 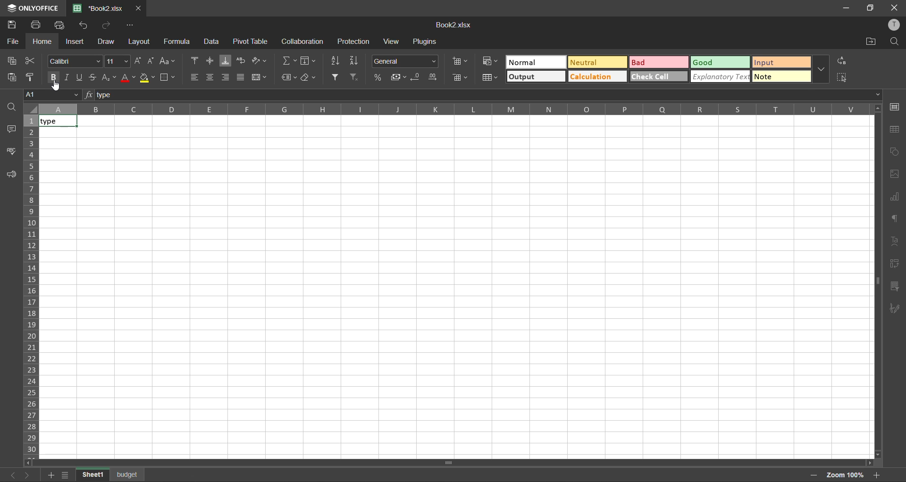 I want to click on comments, so click(x=12, y=130).